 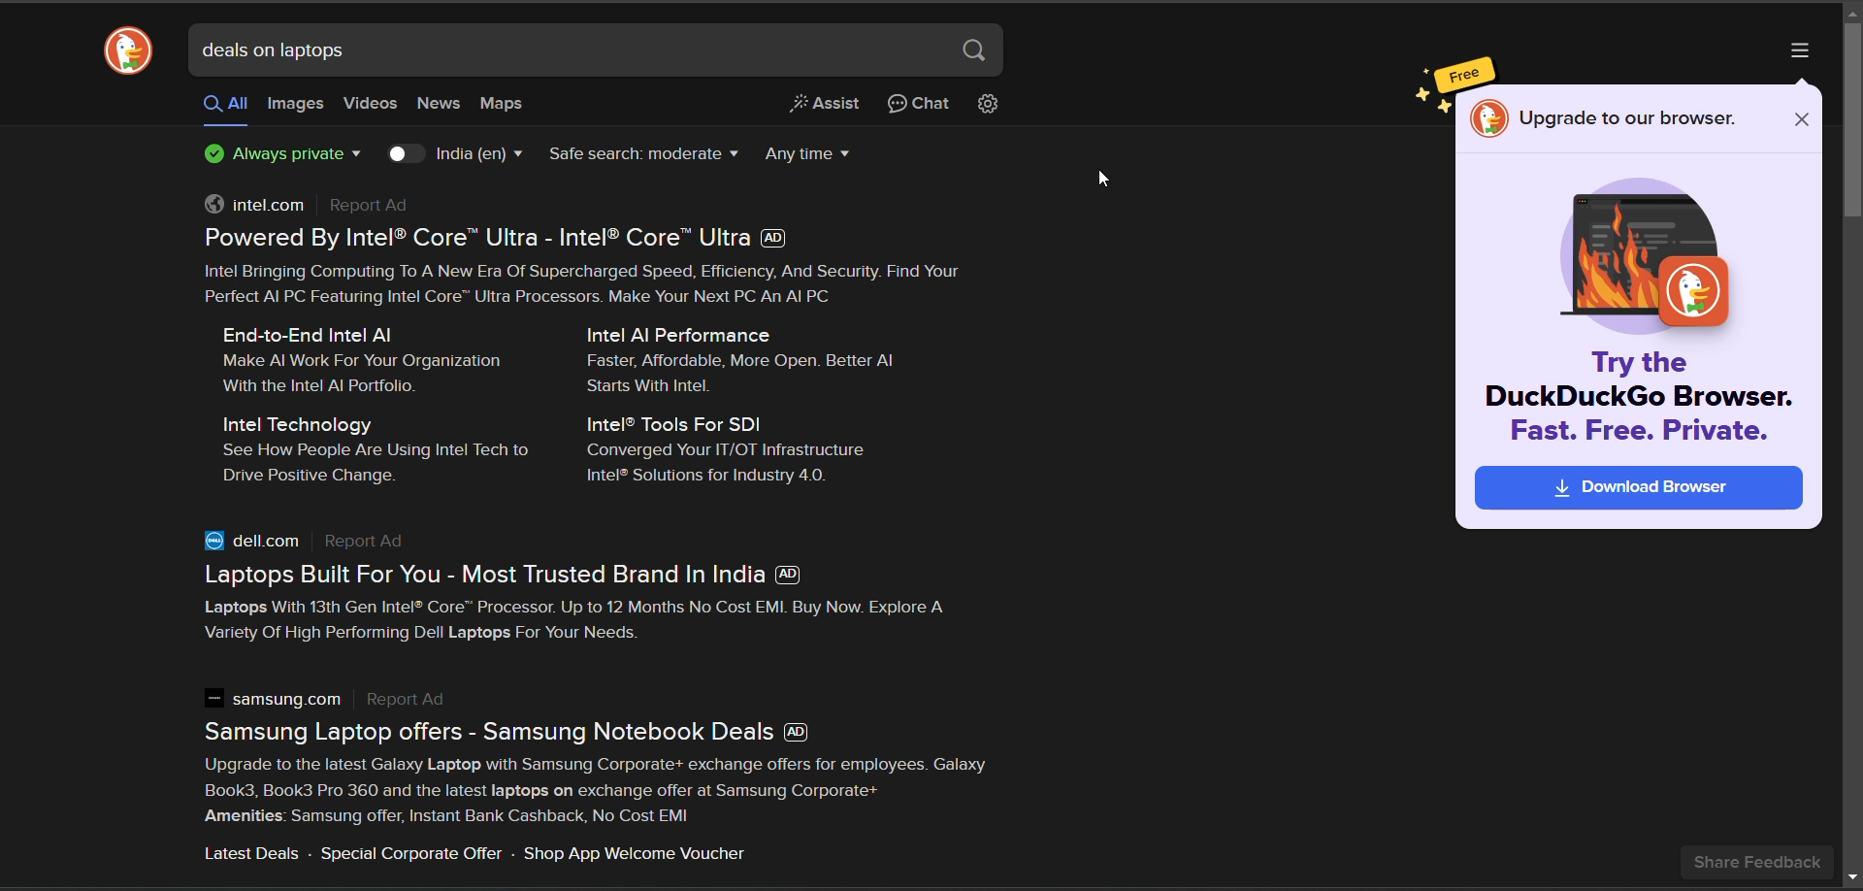 I want to click on country, so click(x=478, y=156).